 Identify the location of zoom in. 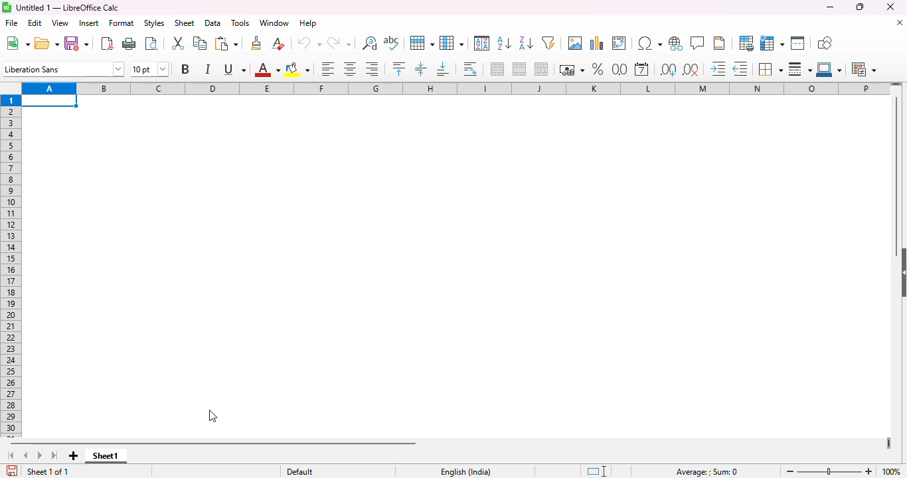
(869, 471).